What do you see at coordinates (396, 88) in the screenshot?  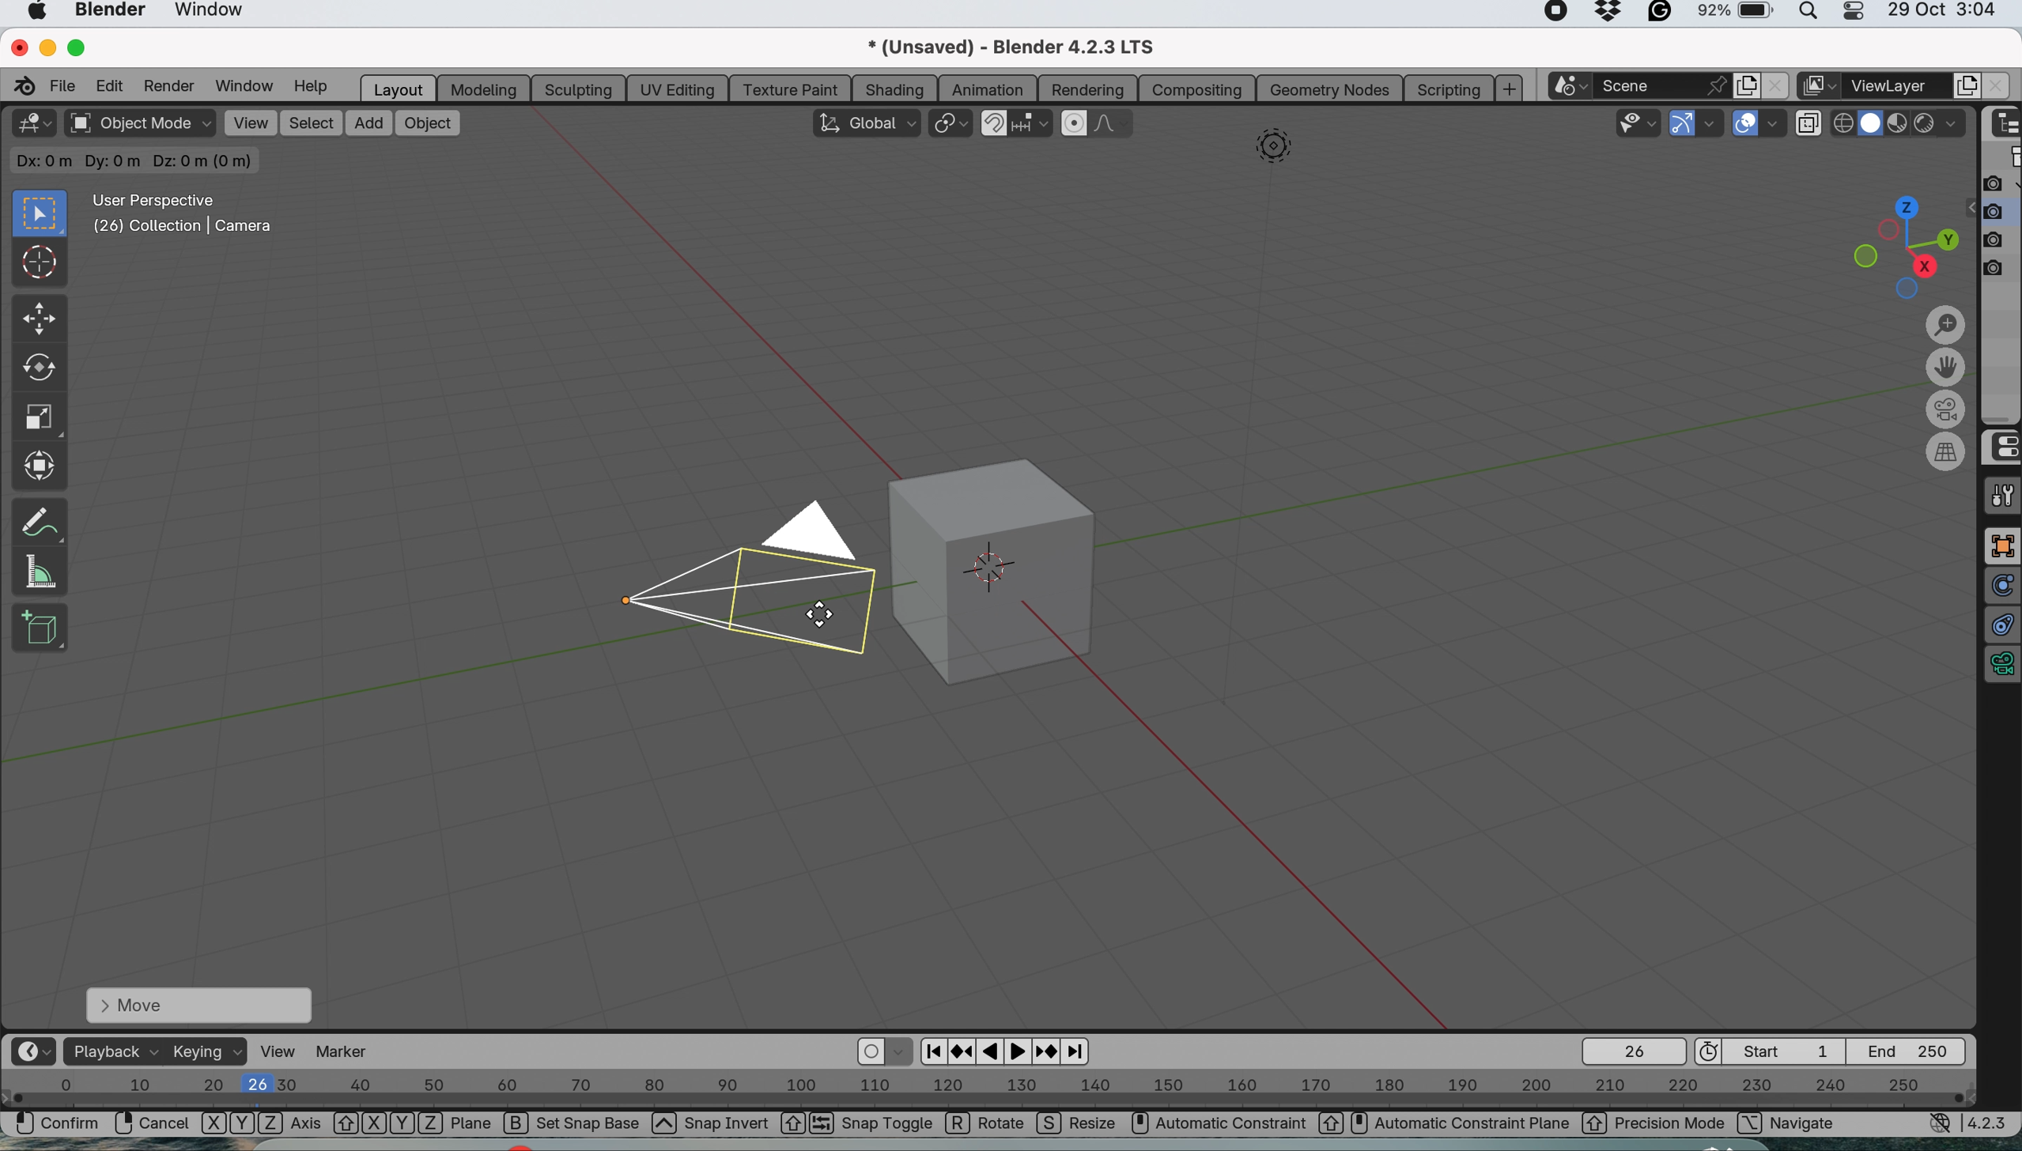 I see `layout` at bounding box center [396, 88].